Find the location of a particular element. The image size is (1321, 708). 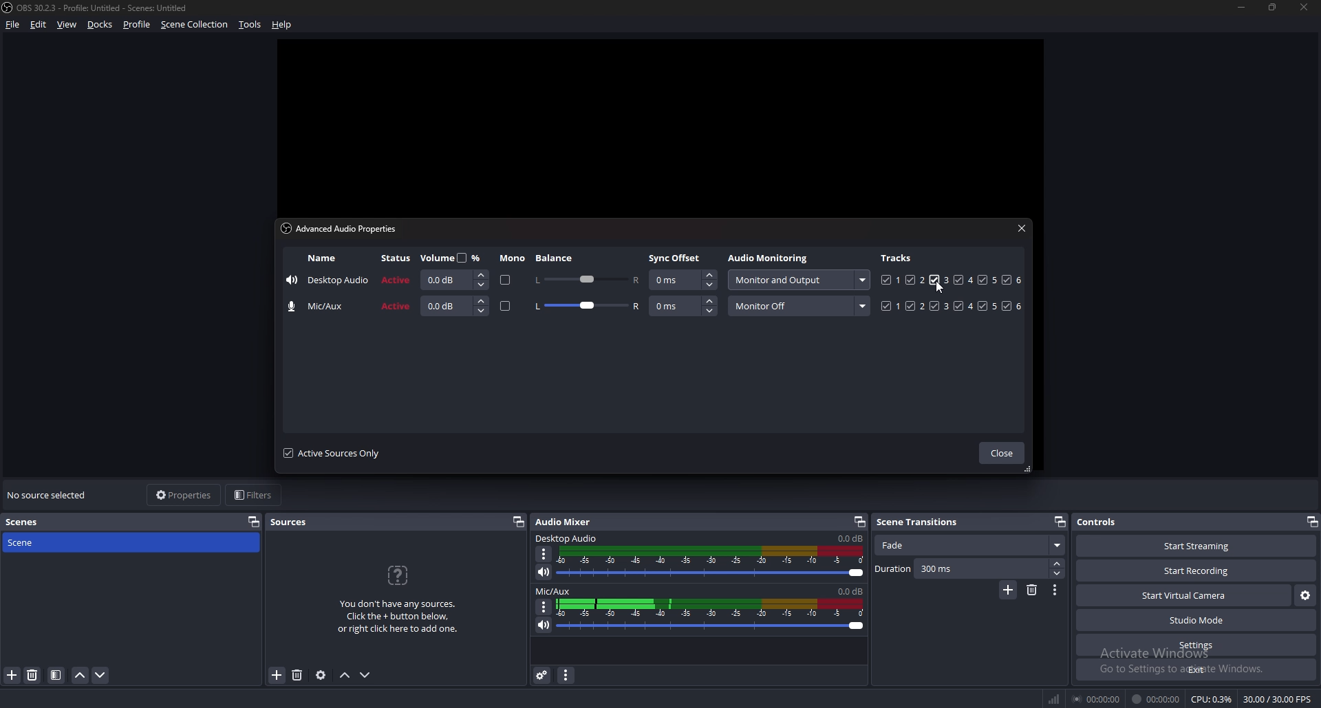

close is located at coordinates (1001, 454).